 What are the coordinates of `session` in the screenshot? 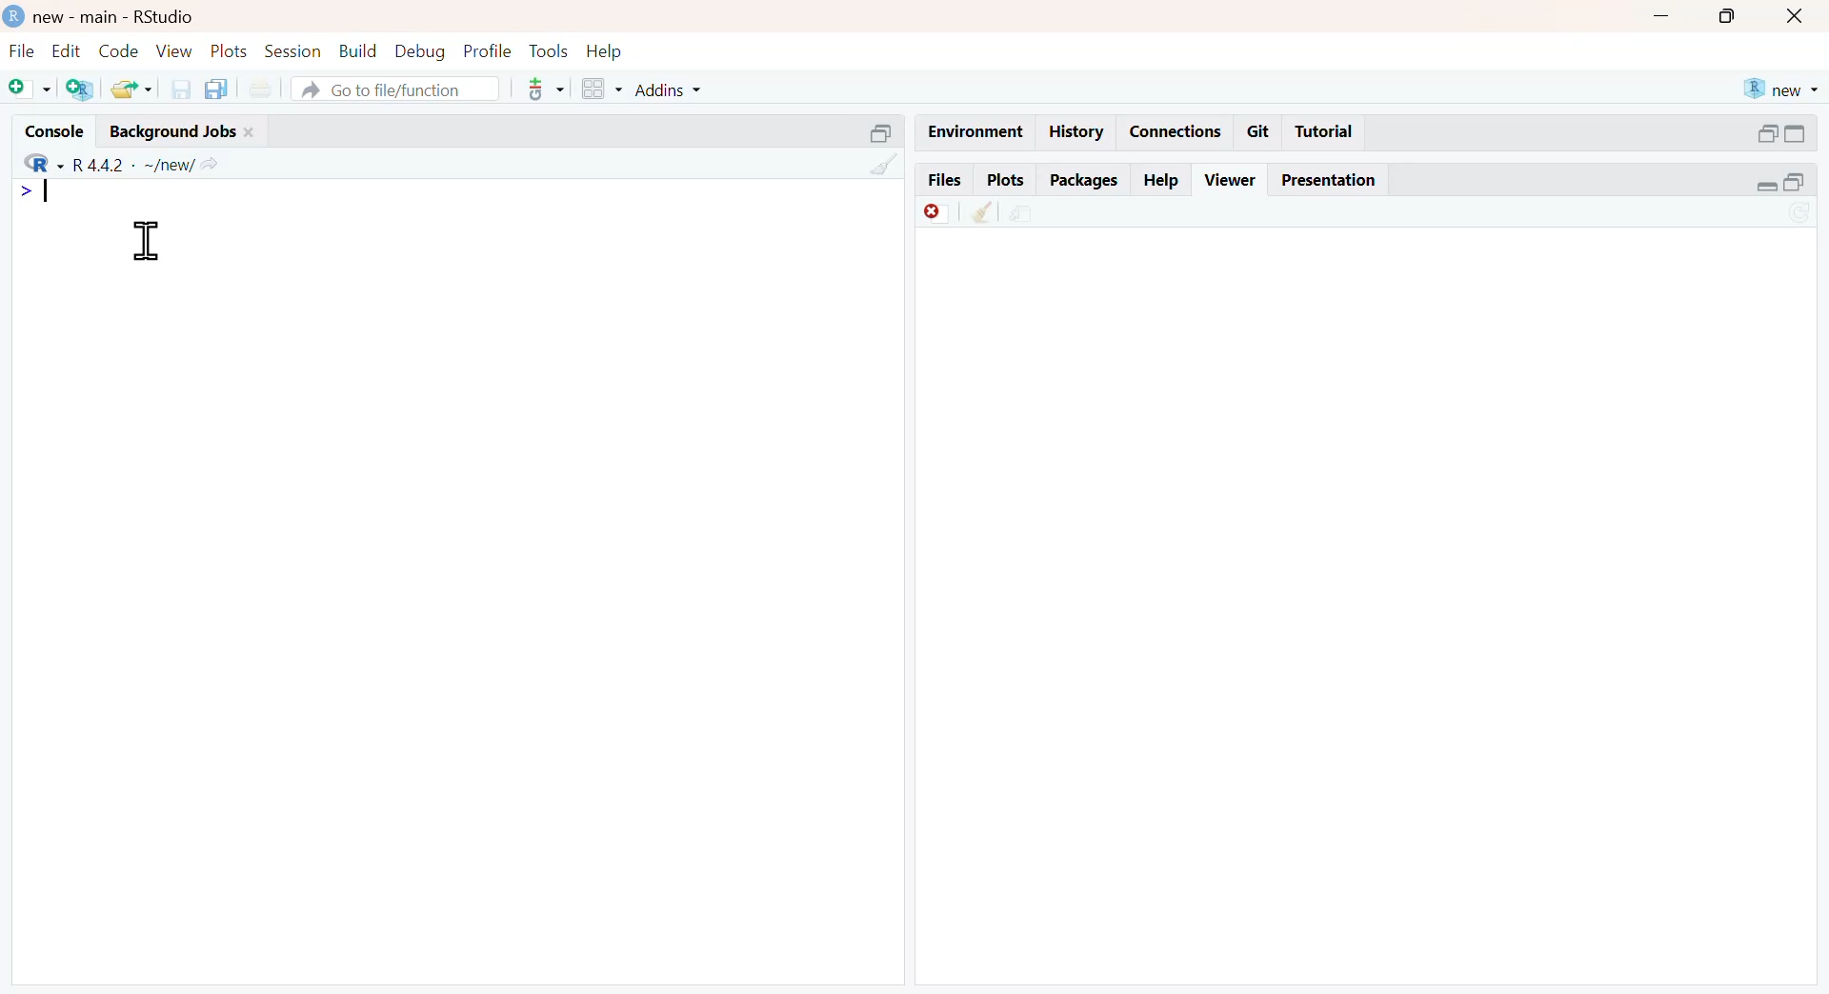 It's located at (291, 51).